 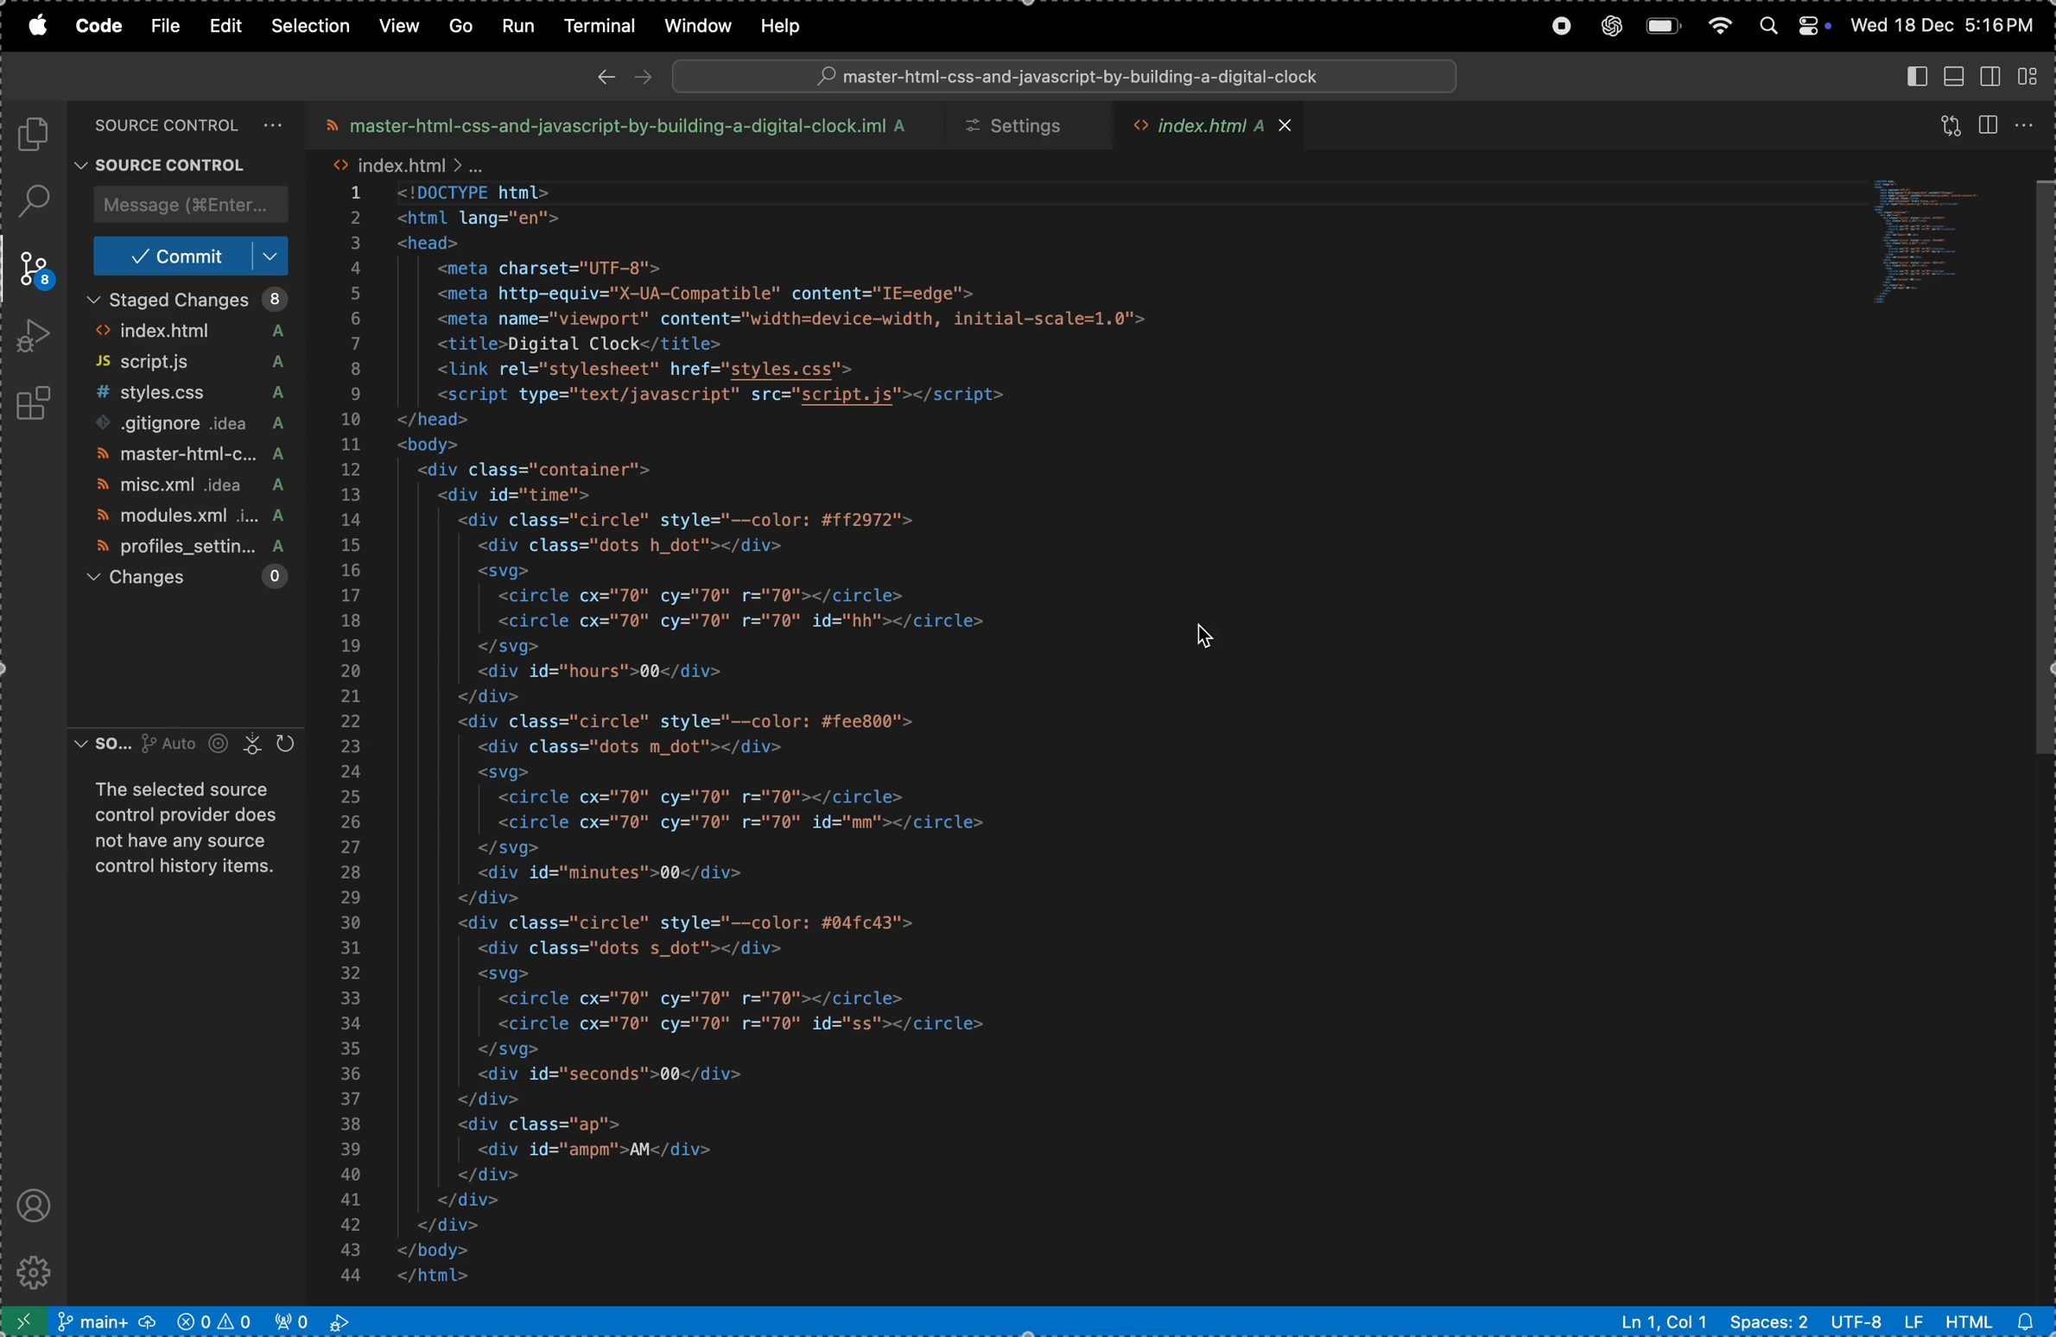 I want to click on split editor, so click(x=1991, y=123).